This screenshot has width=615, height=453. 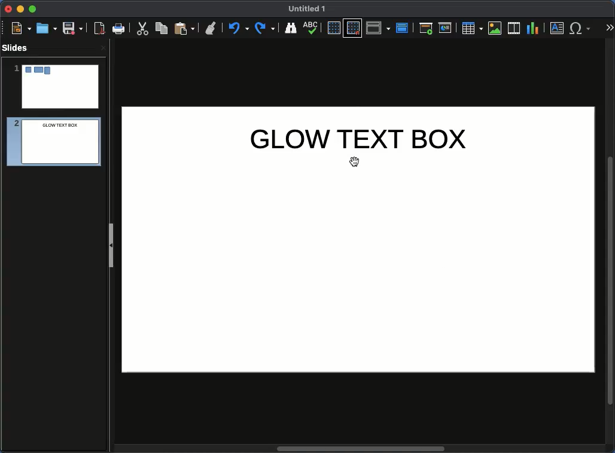 I want to click on Maximize, so click(x=33, y=10).